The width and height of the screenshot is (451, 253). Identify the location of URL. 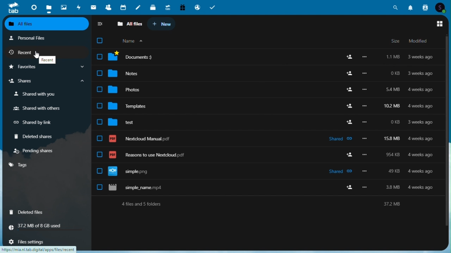
(42, 249).